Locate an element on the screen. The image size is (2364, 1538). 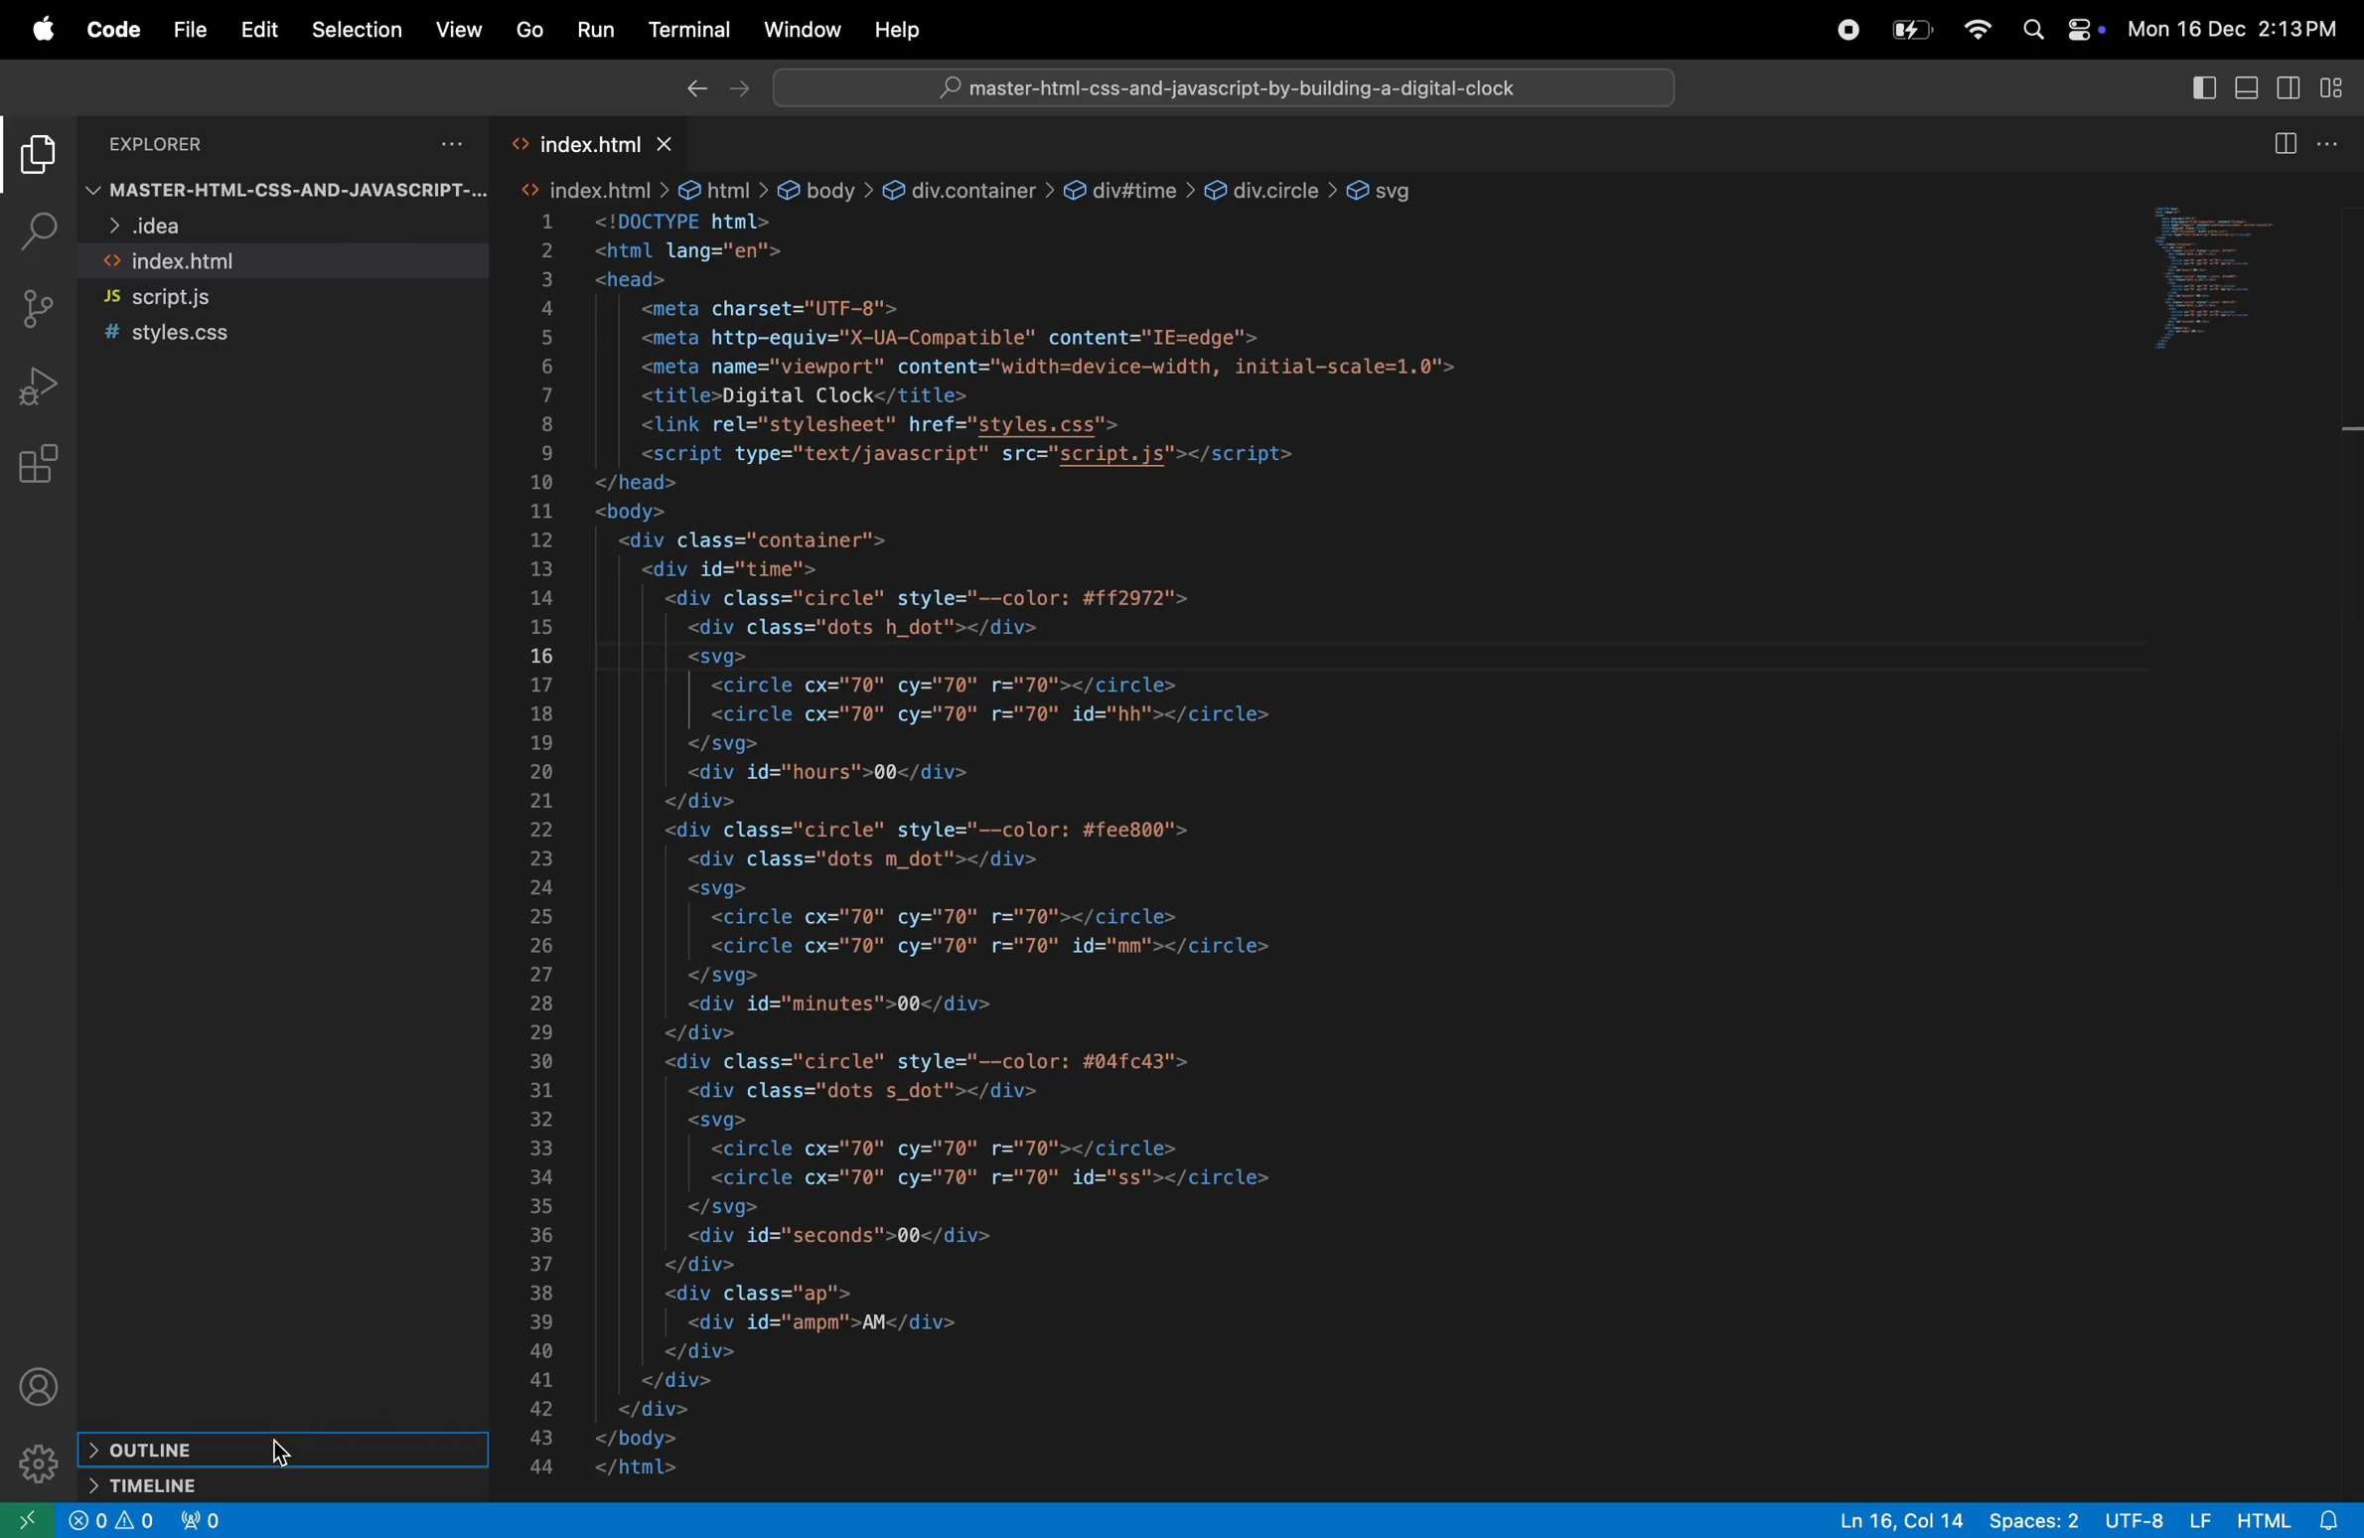
profile is located at coordinates (42, 1388).